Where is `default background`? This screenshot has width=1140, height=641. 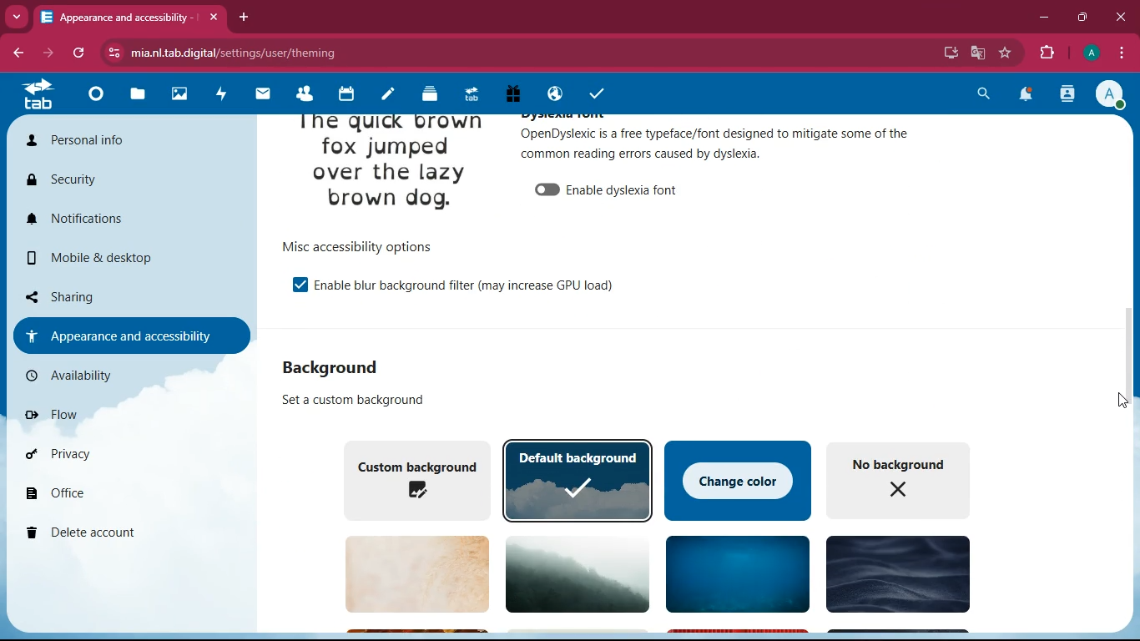 default background is located at coordinates (578, 480).